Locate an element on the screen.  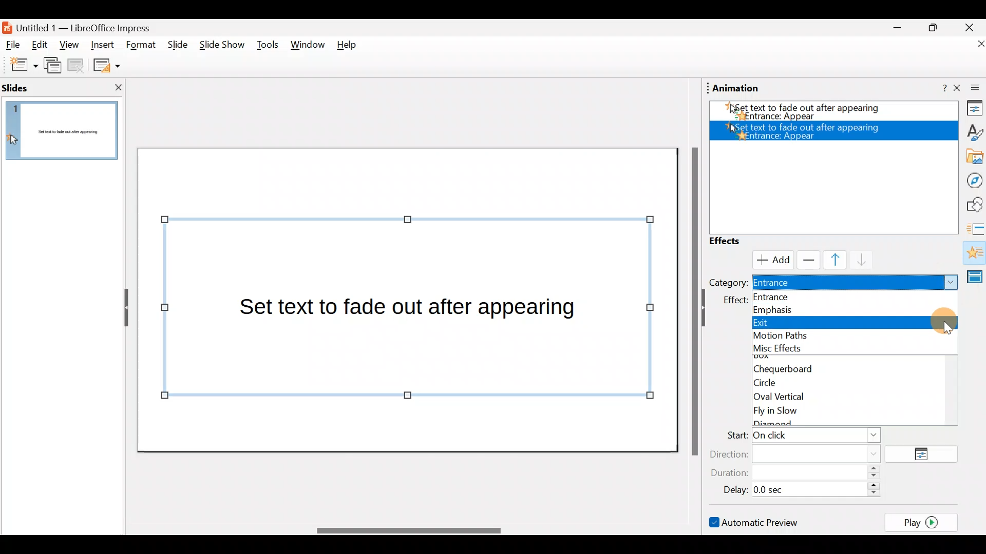
Effects is located at coordinates (734, 241).